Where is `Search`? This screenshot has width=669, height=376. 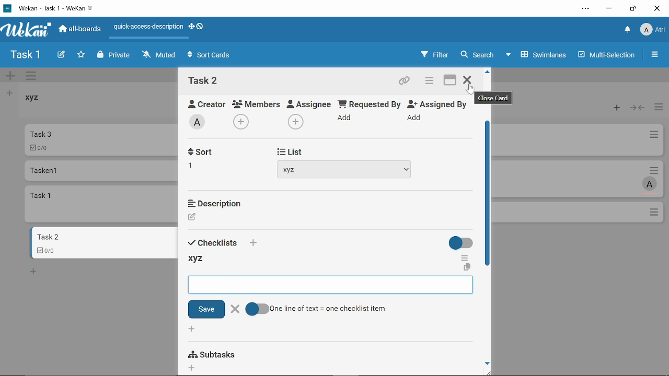 Search is located at coordinates (477, 55).